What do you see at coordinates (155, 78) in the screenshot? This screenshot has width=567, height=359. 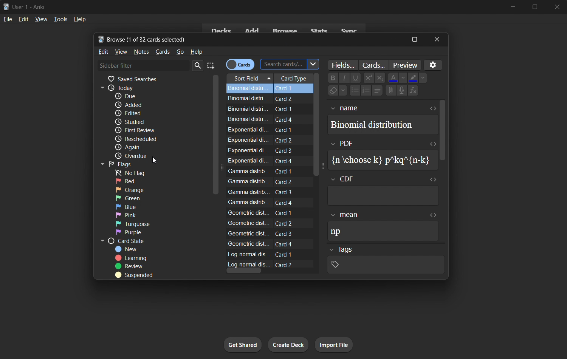 I see `saved searches` at bounding box center [155, 78].